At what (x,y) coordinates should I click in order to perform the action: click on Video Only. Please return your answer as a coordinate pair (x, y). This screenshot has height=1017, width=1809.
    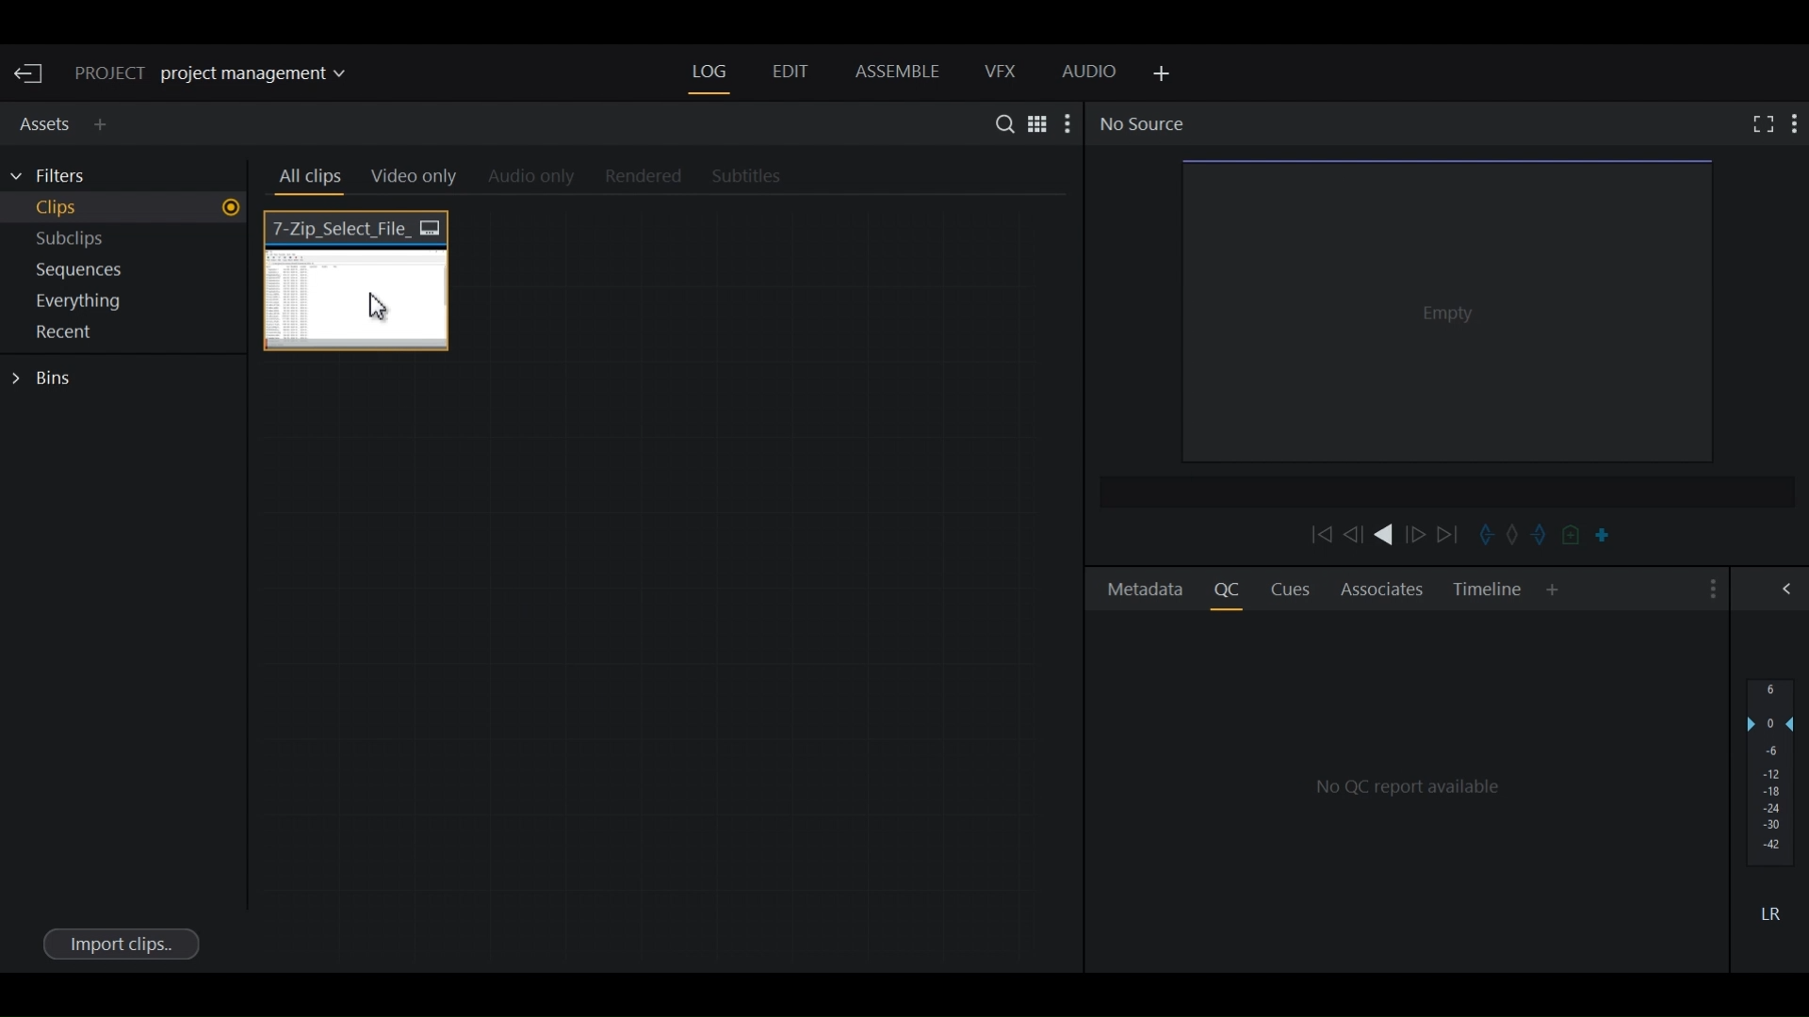
    Looking at the image, I should click on (422, 180).